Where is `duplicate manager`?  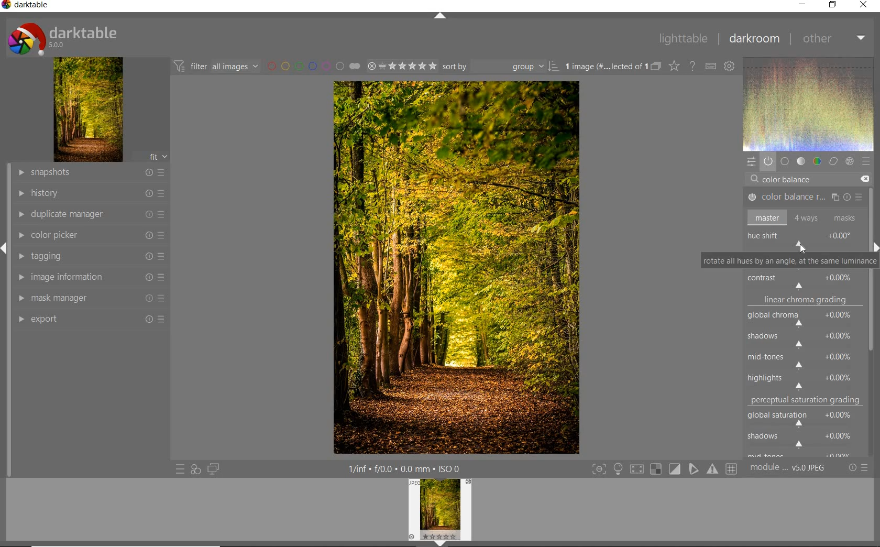
duplicate manager is located at coordinates (92, 214).